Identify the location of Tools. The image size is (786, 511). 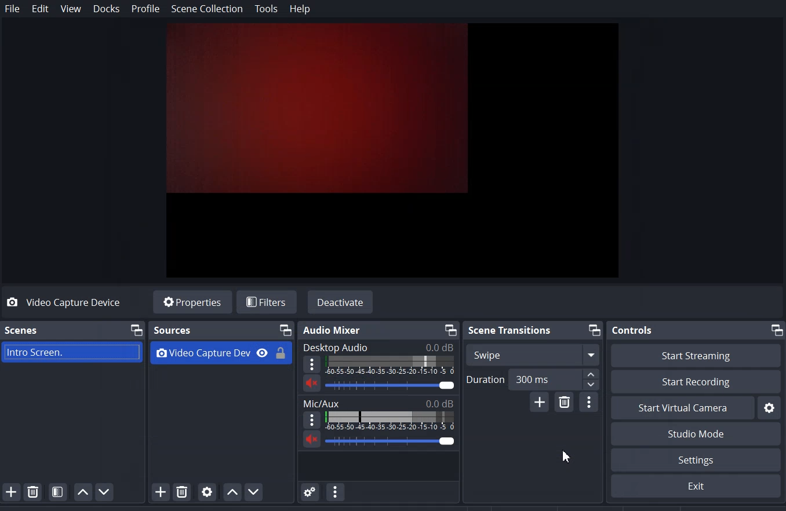
(266, 9).